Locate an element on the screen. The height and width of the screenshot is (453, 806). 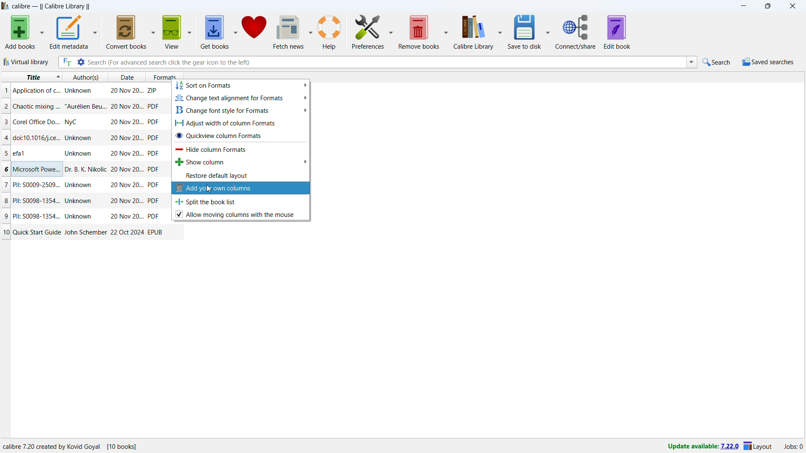
Layout is located at coordinates (758, 446).